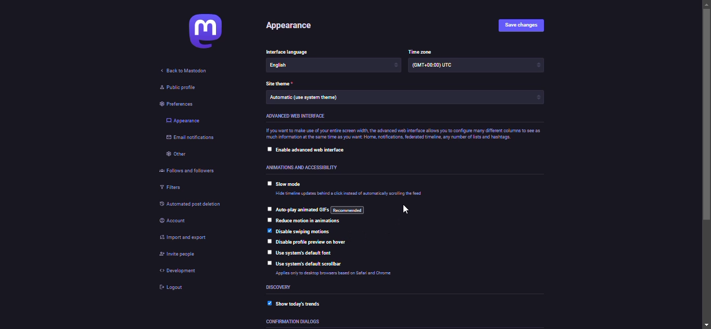 Image resolution: width=711 pixels, height=329 pixels. I want to click on slow mode, so click(293, 184).